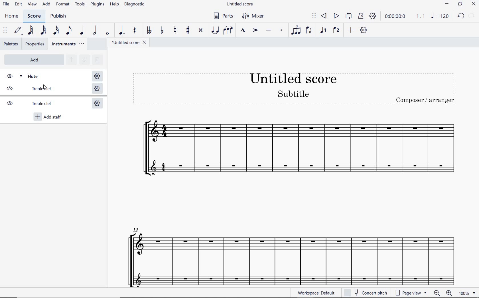 The width and height of the screenshot is (479, 298). Describe the element at coordinates (69, 31) in the screenshot. I see `EIGHTH NOTE` at that location.